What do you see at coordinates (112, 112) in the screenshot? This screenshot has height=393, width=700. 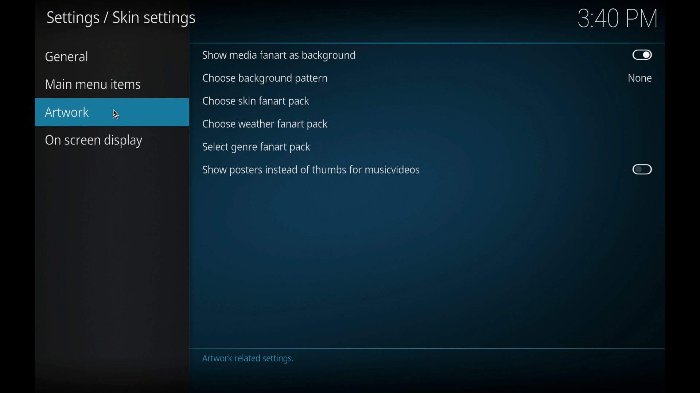 I see `artwork` at bounding box center [112, 112].